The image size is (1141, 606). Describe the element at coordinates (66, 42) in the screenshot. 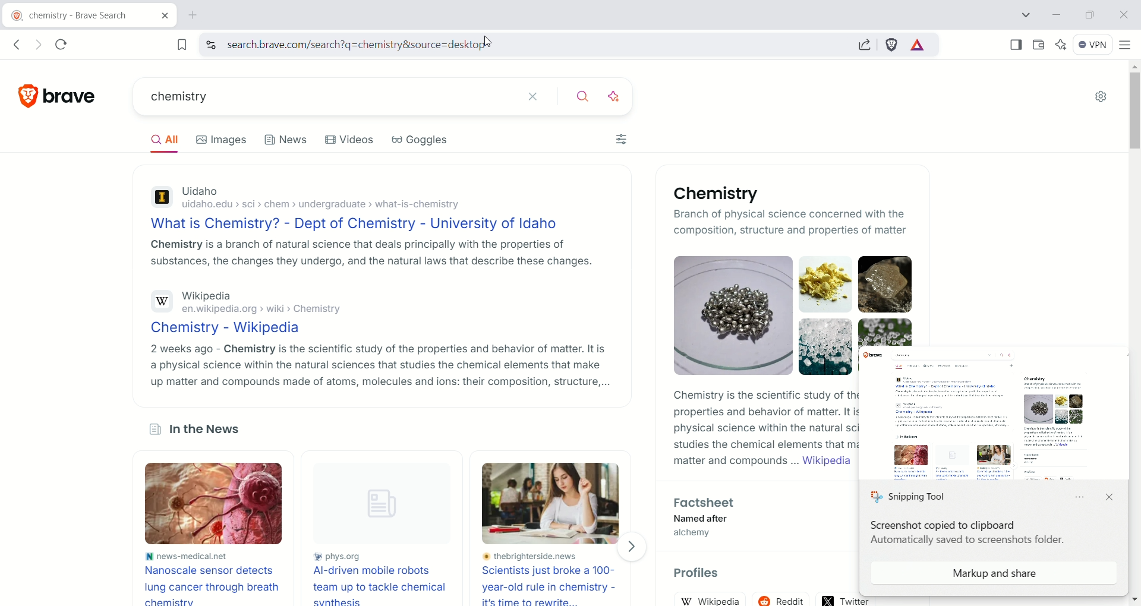

I see `reload` at that location.